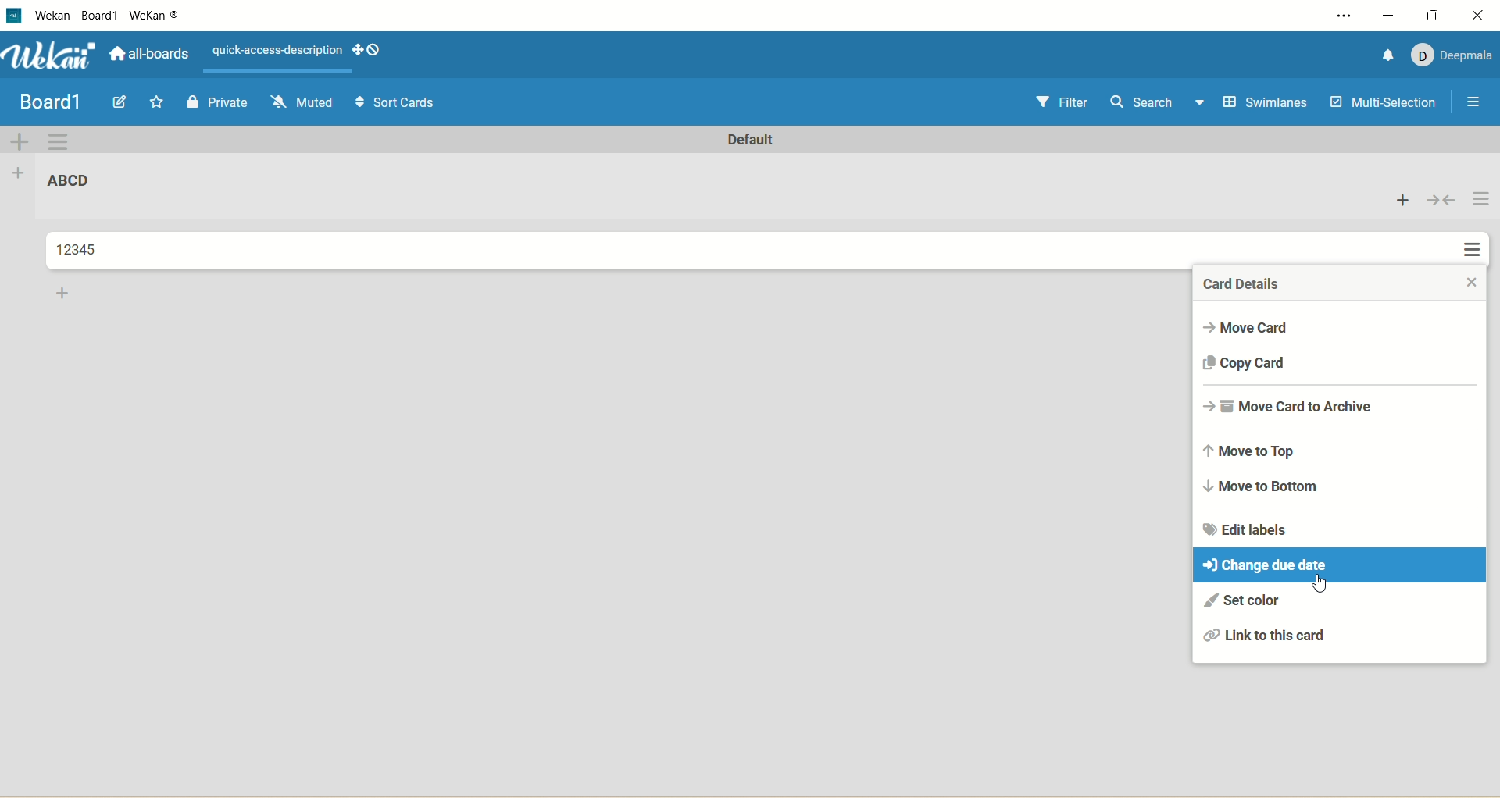 Image resolution: width=1500 pixels, height=798 pixels. Describe the element at coordinates (1478, 226) in the screenshot. I see `actions` at that location.